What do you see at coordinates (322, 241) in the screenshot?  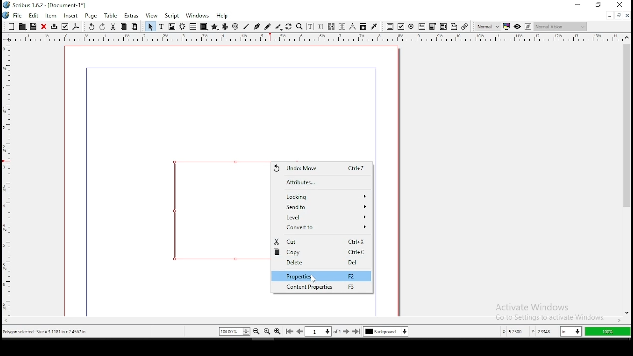 I see `cut` at bounding box center [322, 241].